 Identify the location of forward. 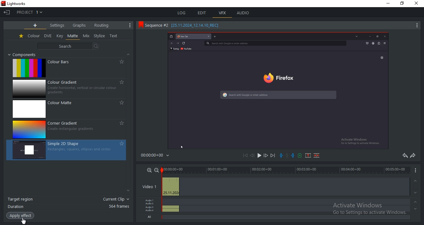
(266, 156).